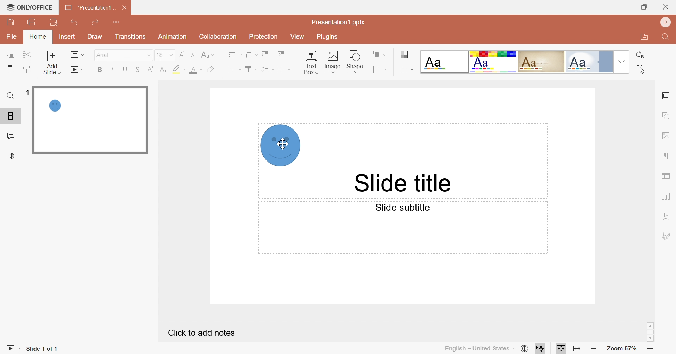 The height and width of the screenshot is (354, 676). Describe the element at coordinates (620, 348) in the screenshot. I see `Zoom 57%` at that location.